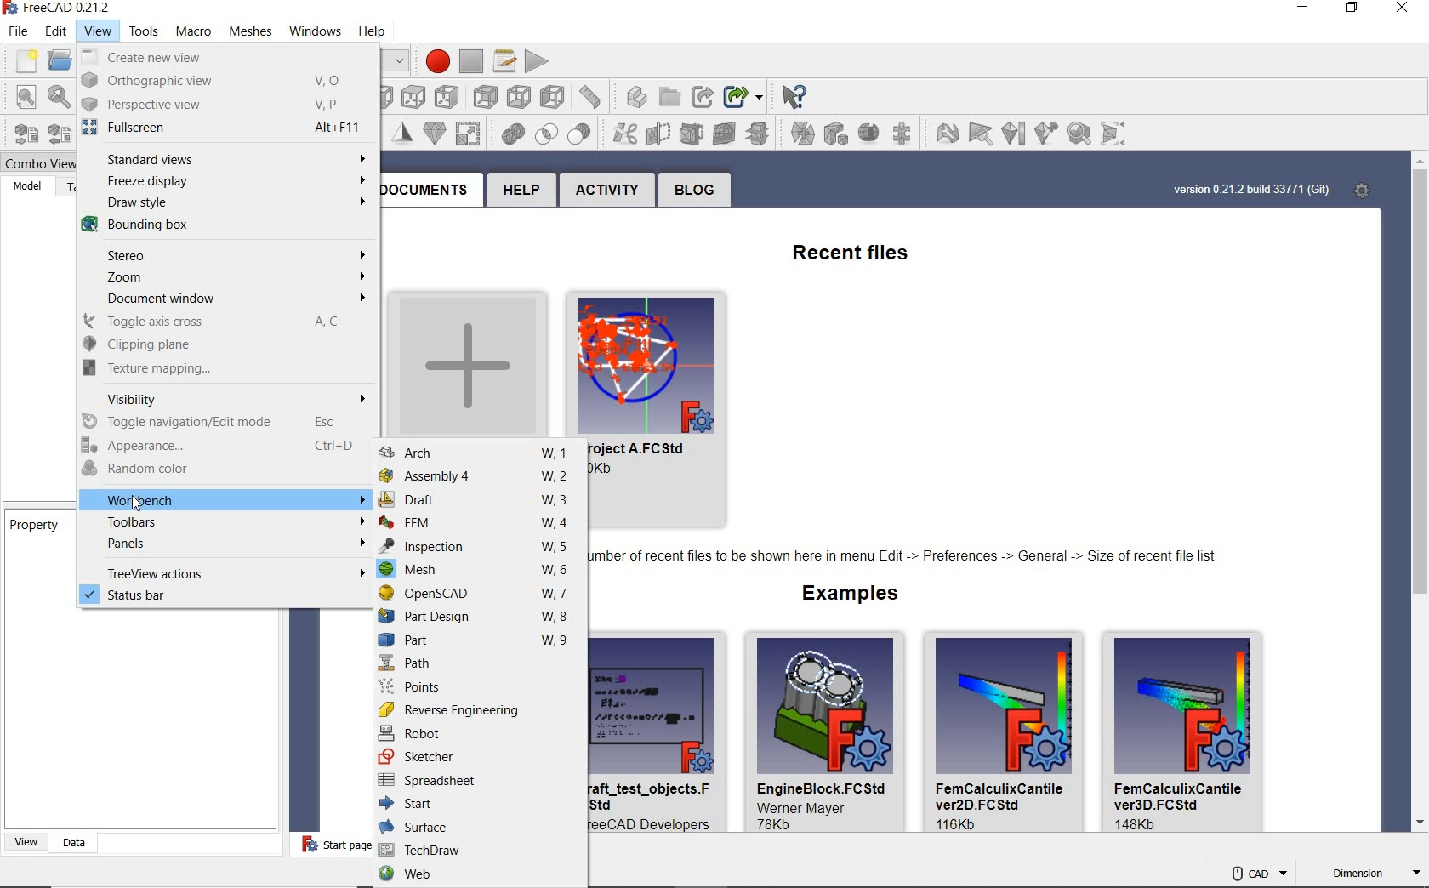  I want to click on bounding box, so click(218, 228).